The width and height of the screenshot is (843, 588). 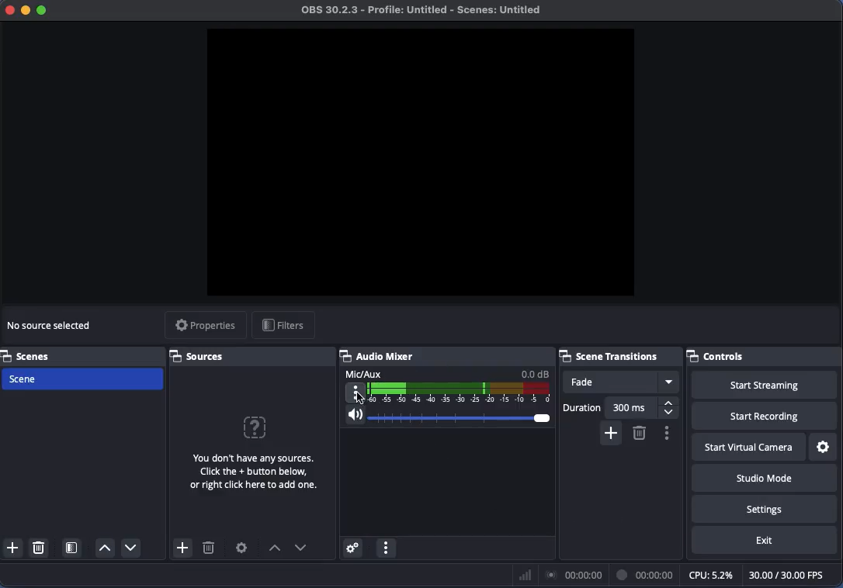 I want to click on Studio mode, so click(x=761, y=478).